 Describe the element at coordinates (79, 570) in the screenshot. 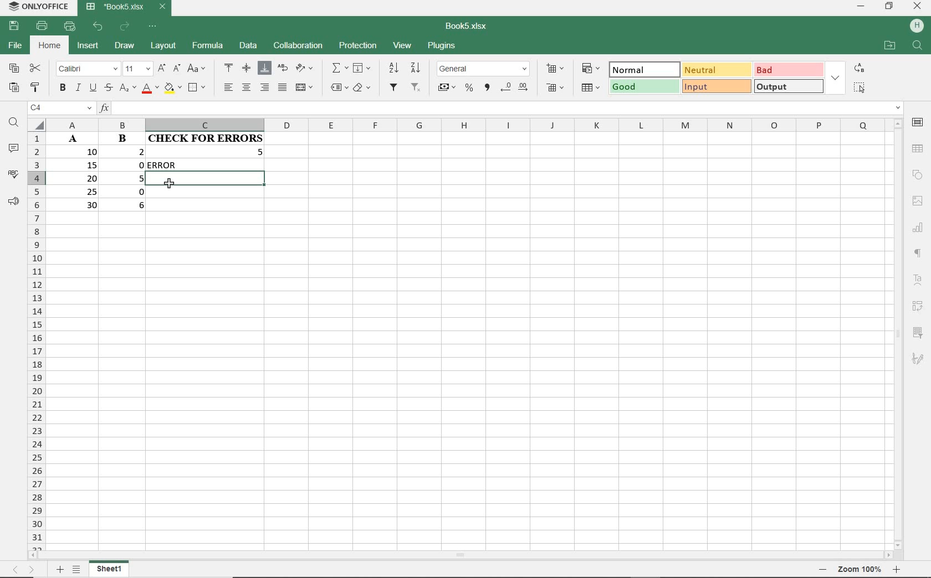

I see `` at that location.